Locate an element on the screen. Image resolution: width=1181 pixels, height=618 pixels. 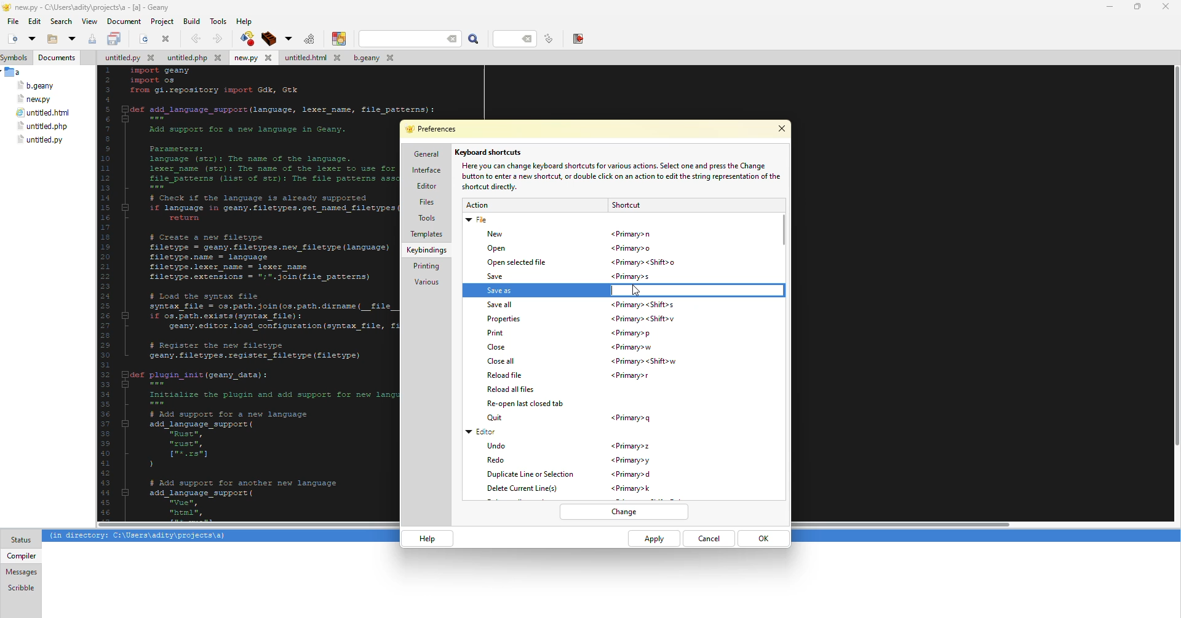
exit is located at coordinates (578, 38).